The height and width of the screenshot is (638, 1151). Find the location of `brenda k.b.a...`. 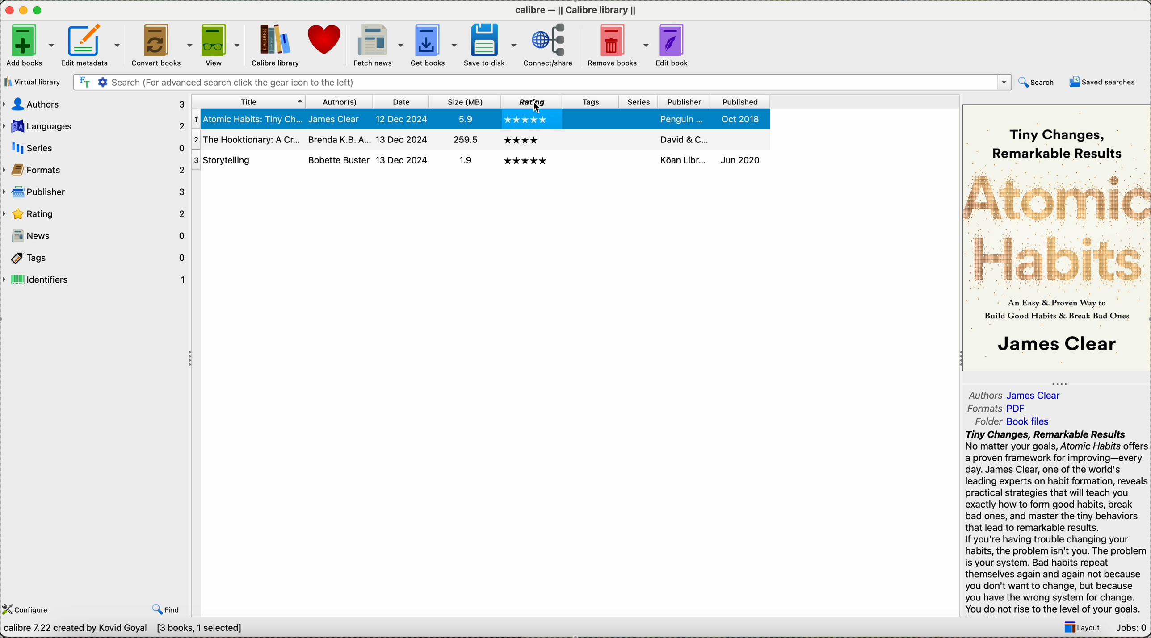

brenda k.b.a... is located at coordinates (338, 138).